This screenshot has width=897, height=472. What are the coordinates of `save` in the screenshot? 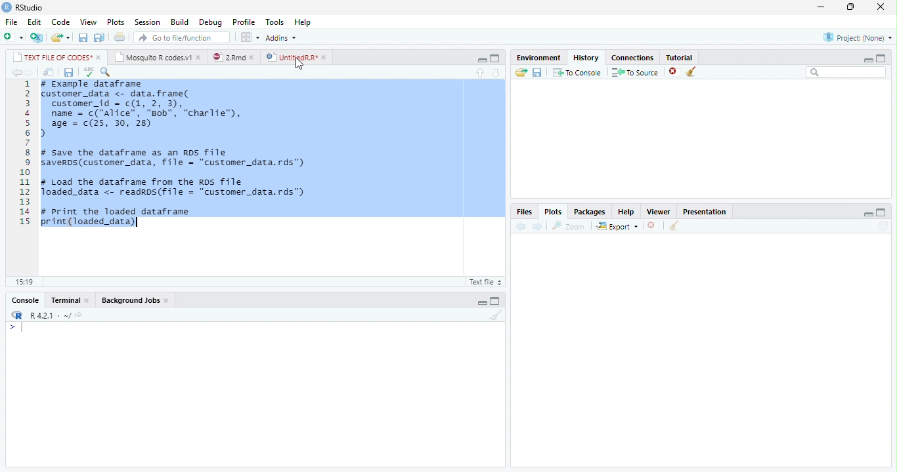 It's located at (538, 73).